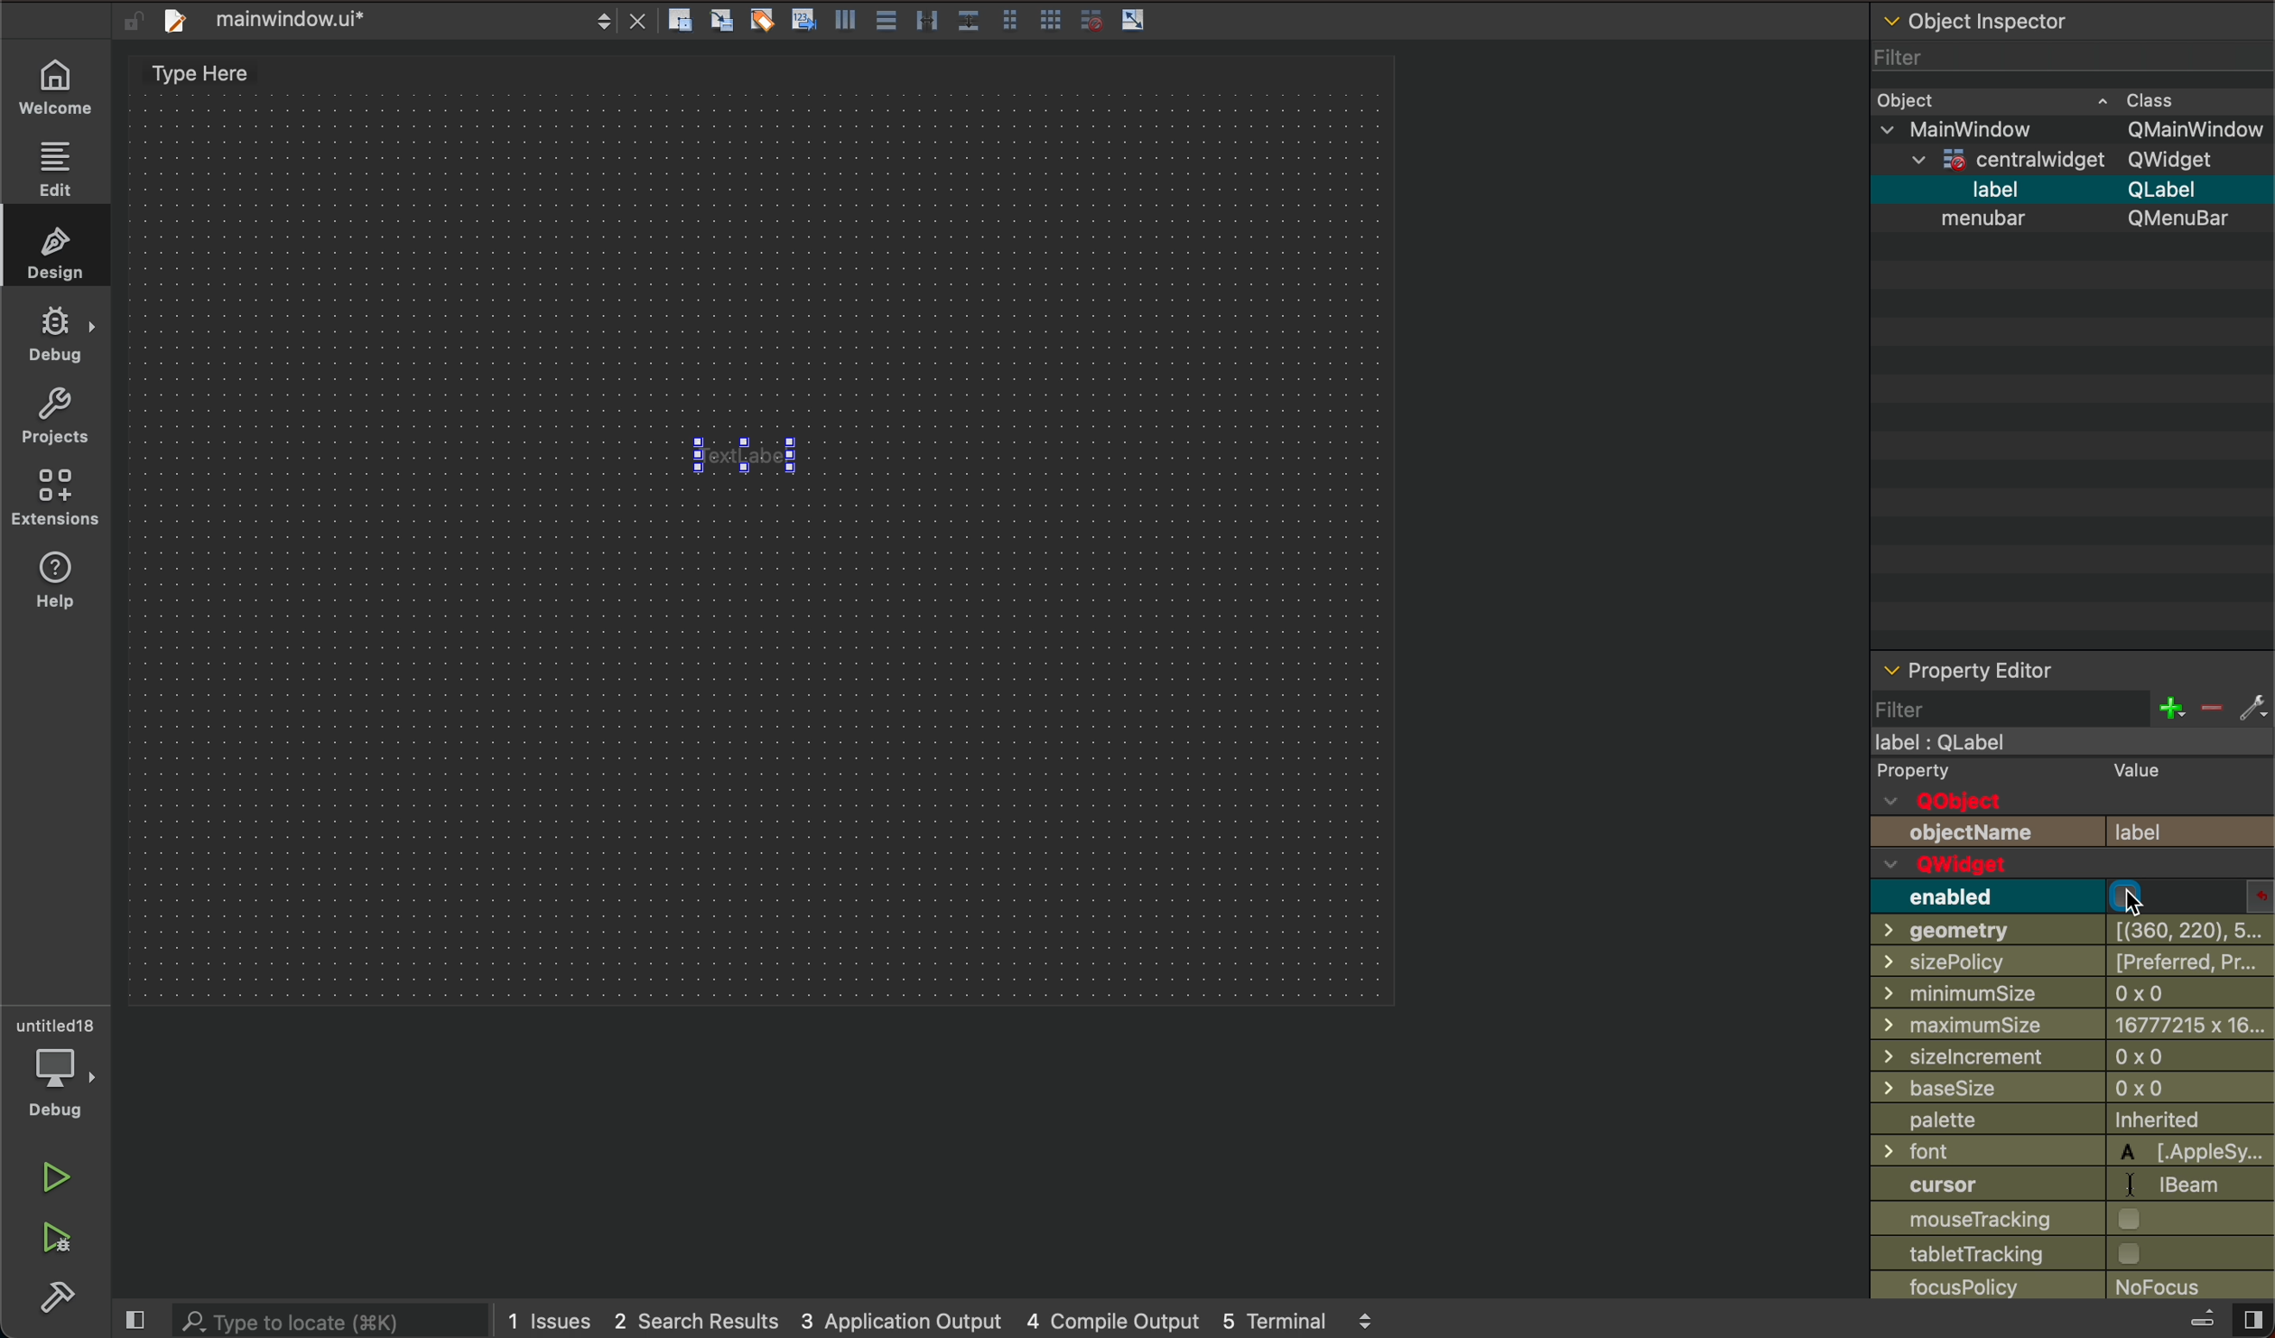  Describe the element at coordinates (330, 1319) in the screenshot. I see `search` at that location.